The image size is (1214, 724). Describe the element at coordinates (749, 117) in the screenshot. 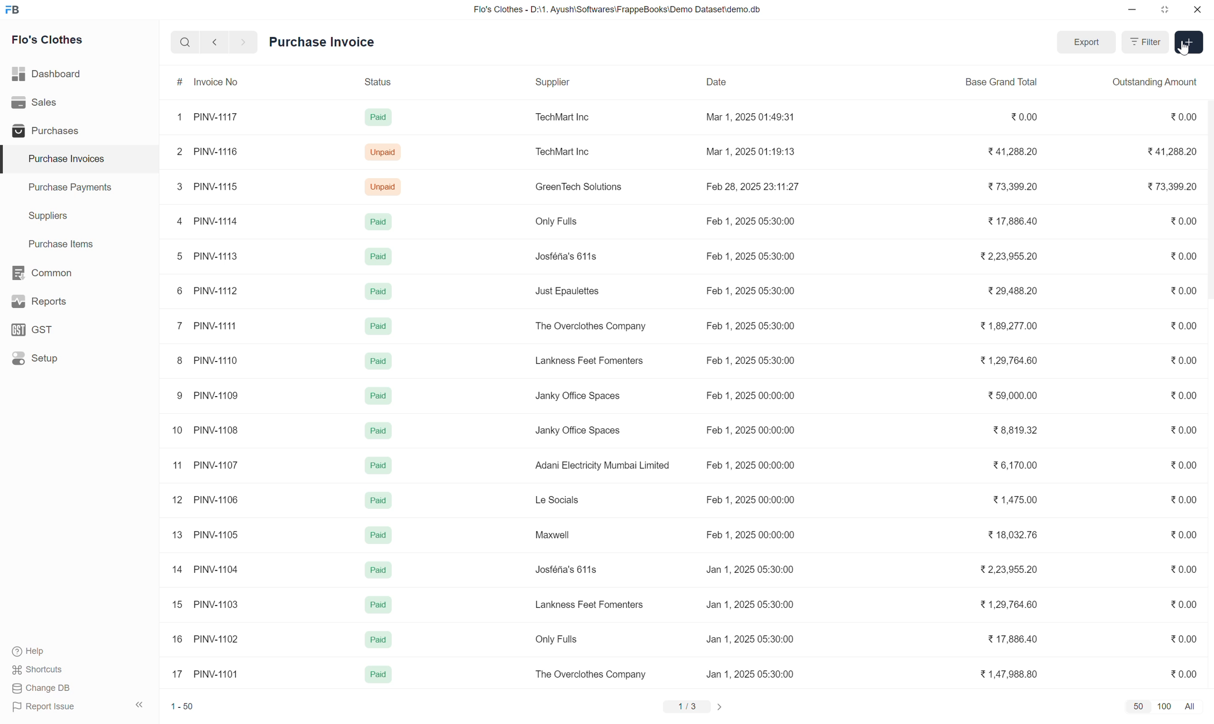

I see `Mar 1, 2025 01:49:31` at that location.